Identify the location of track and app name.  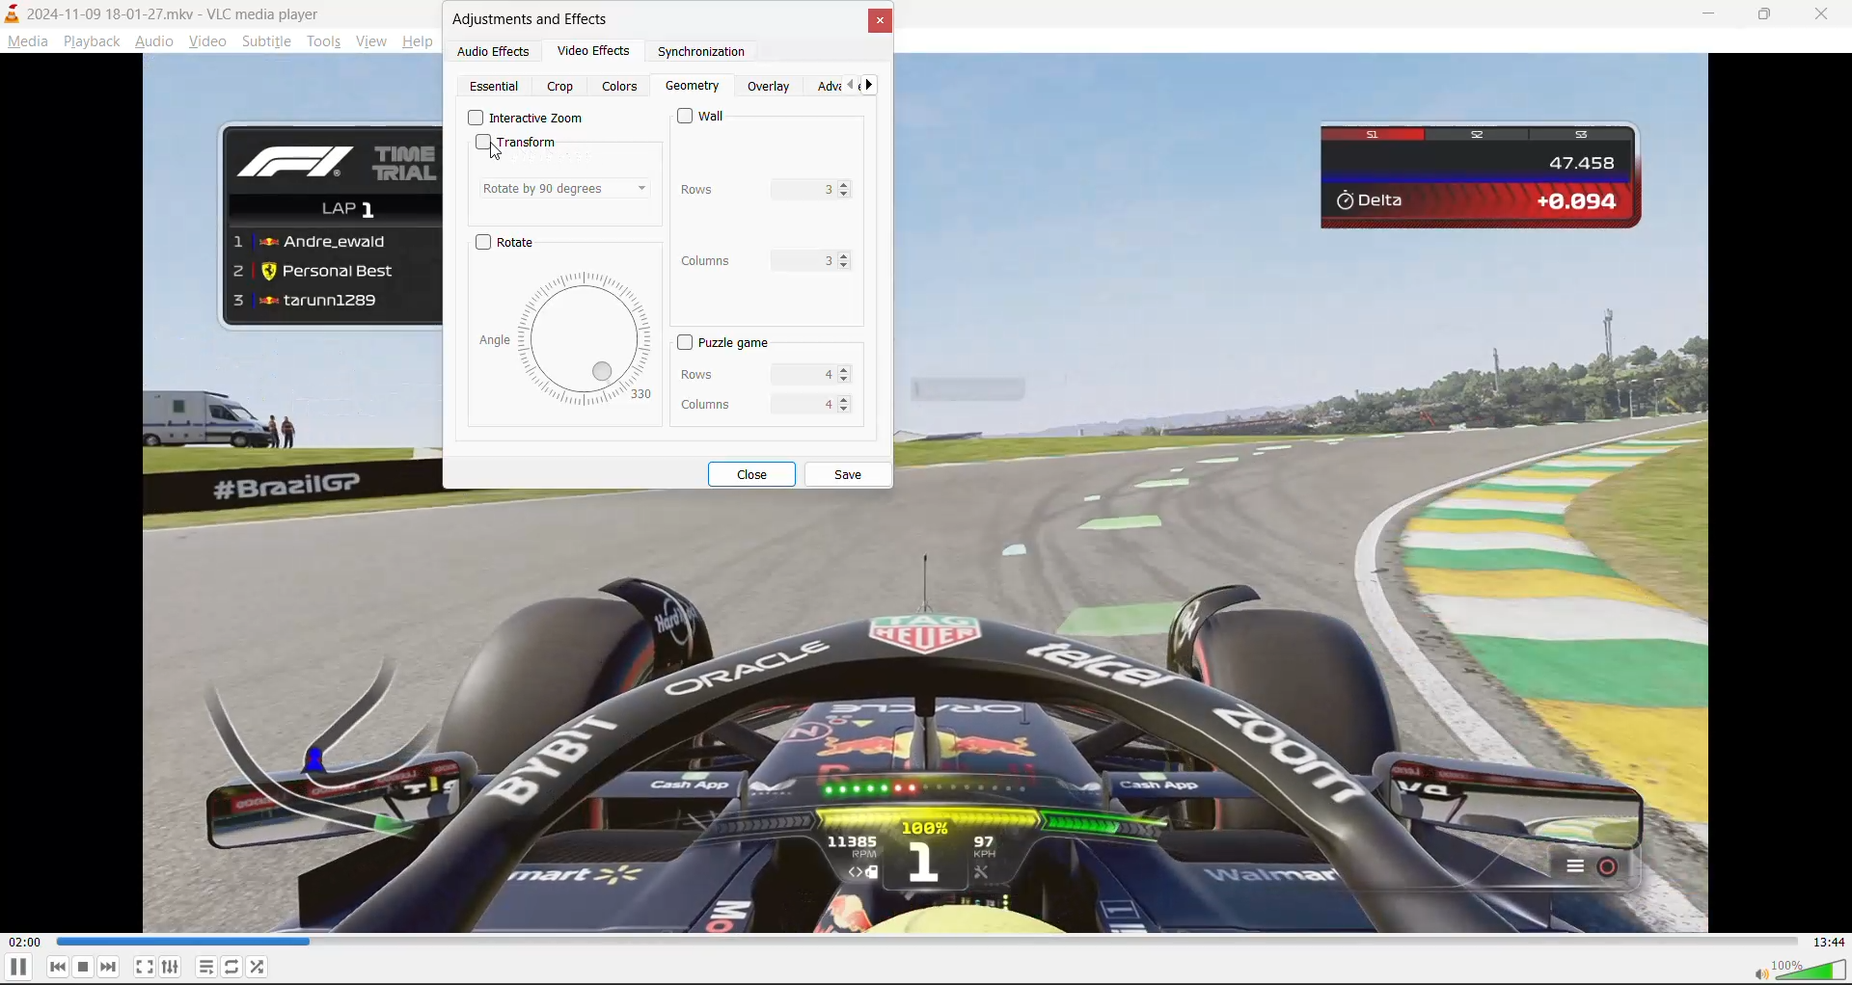
(164, 12).